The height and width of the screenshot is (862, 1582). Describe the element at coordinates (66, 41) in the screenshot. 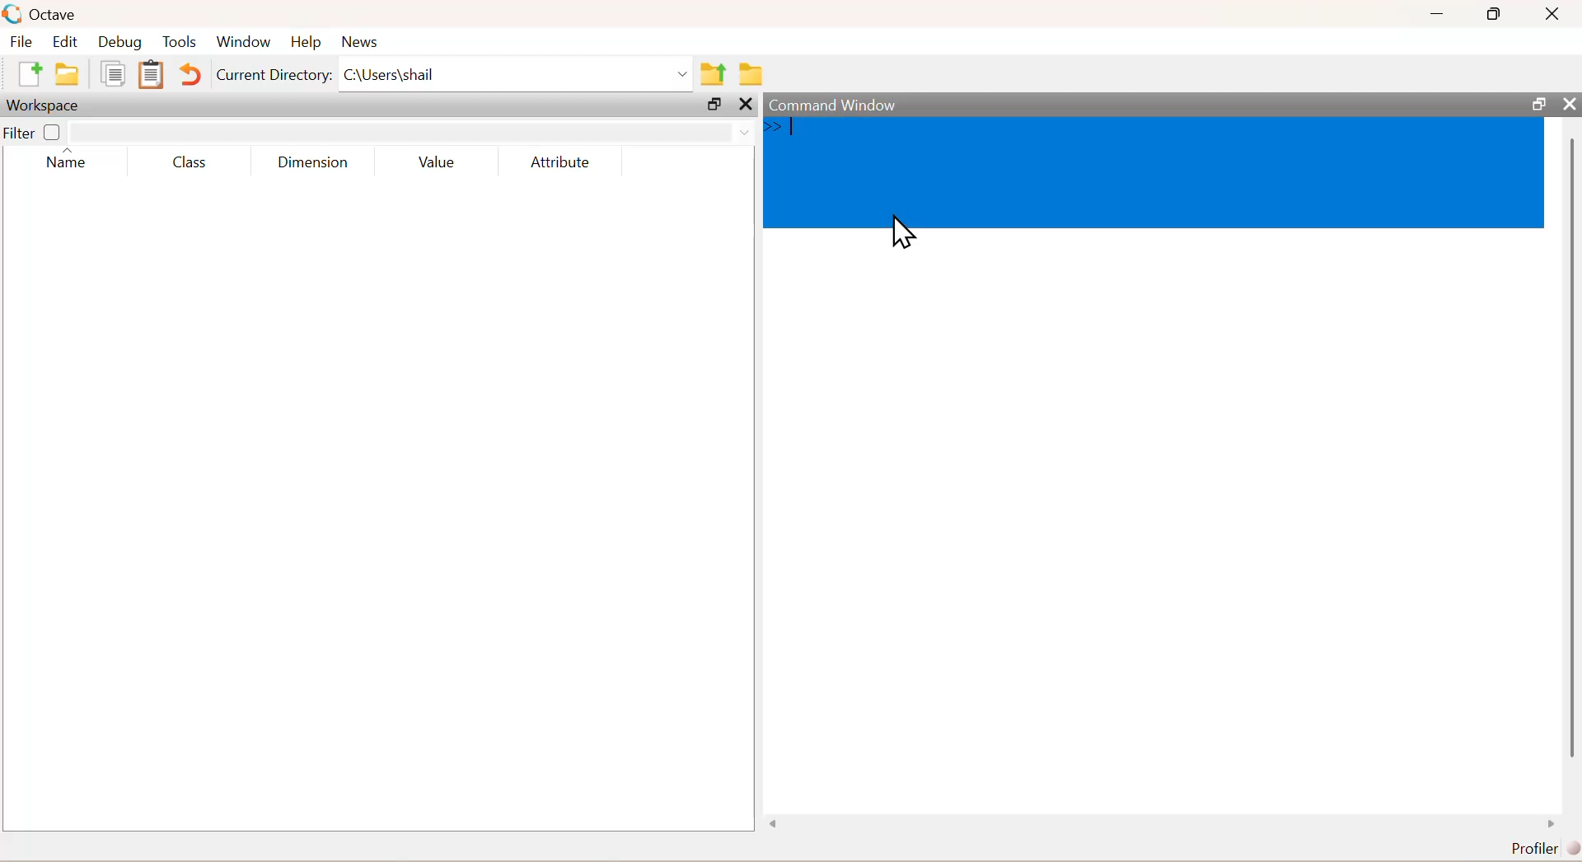

I see `edit` at that location.